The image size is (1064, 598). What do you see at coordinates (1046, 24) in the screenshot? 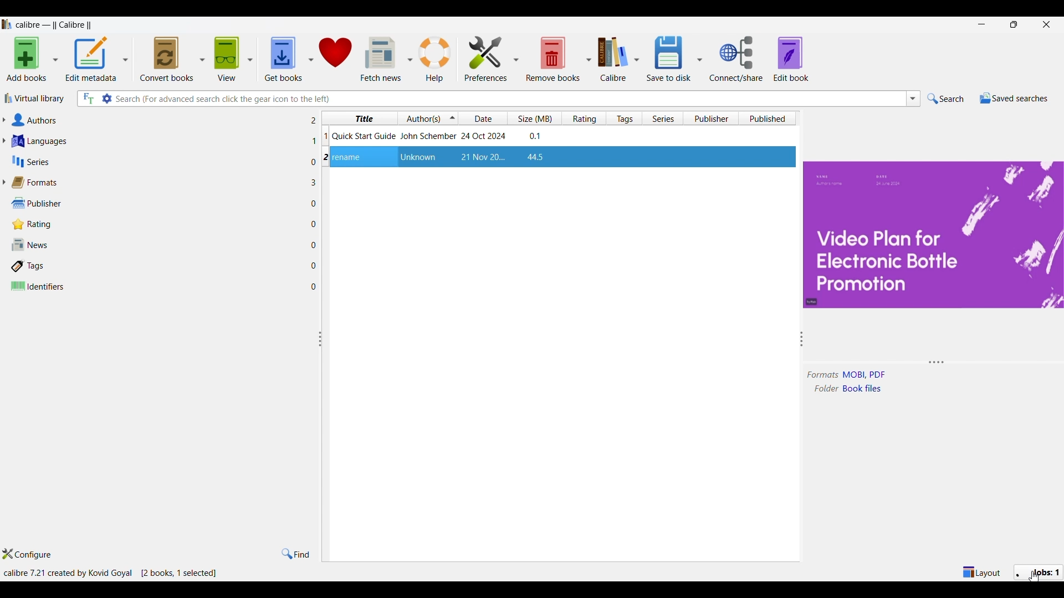
I see `Close interface` at bounding box center [1046, 24].